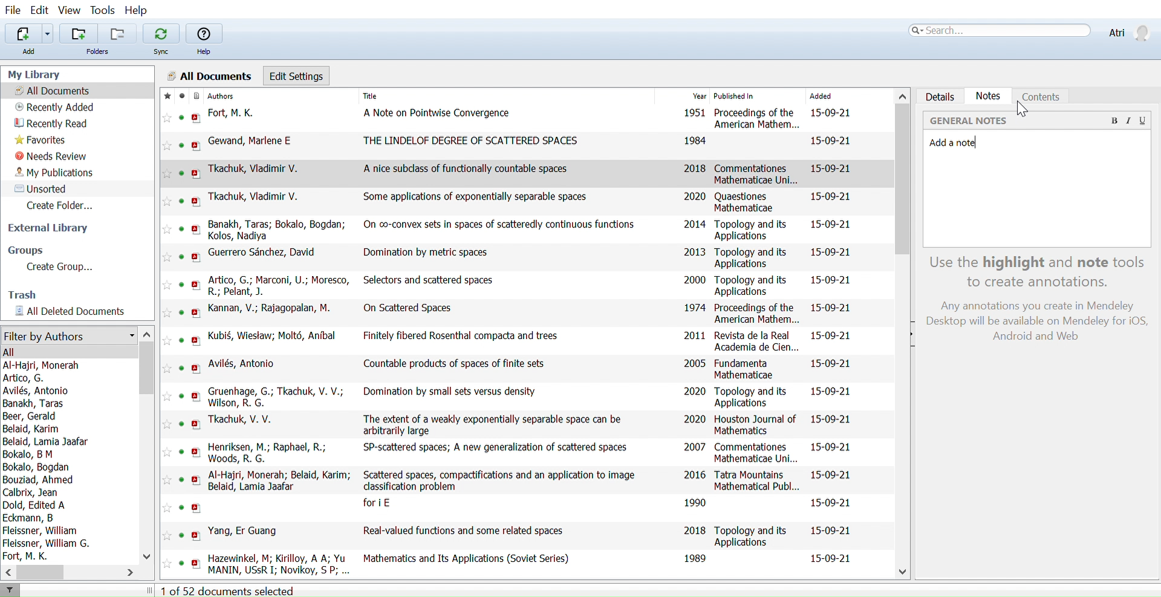 The width and height of the screenshot is (1161, 597). Describe the element at coordinates (757, 453) in the screenshot. I see `Commentationes Mathematicae Uni...` at that location.